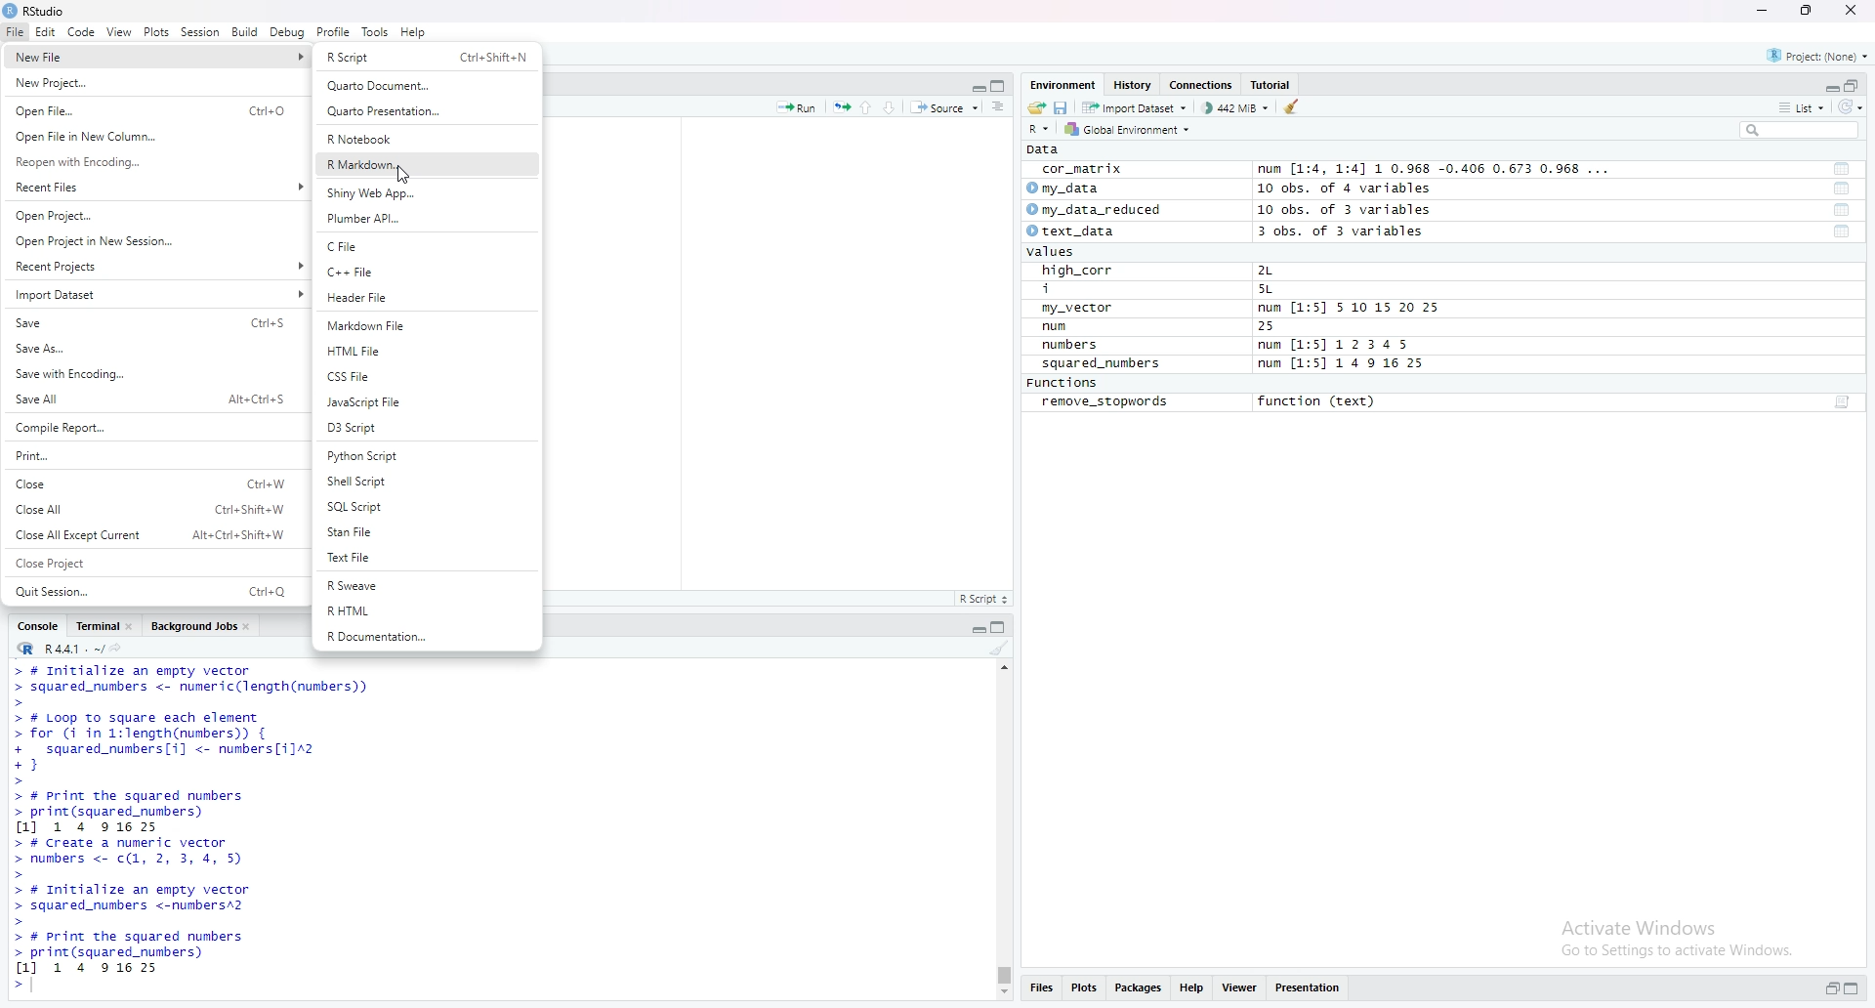 The image size is (1875, 1008). Describe the element at coordinates (1063, 252) in the screenshot. I see `values` at that location.